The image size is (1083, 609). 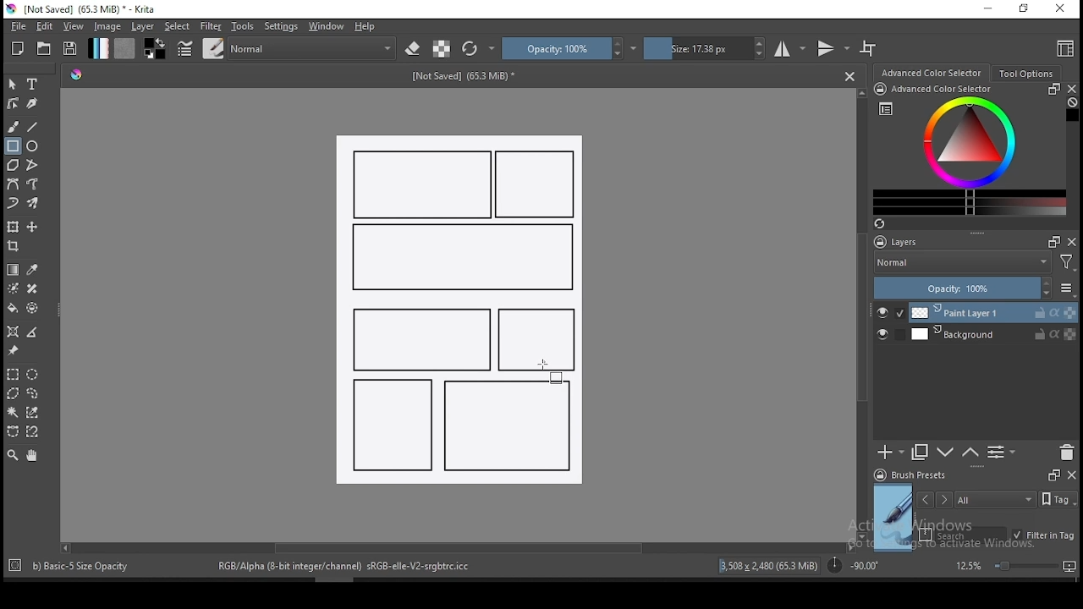 What do you see at coordinates (886, 225) in the screenshot?
I see `Refresh` at bounding box center [886, 225].